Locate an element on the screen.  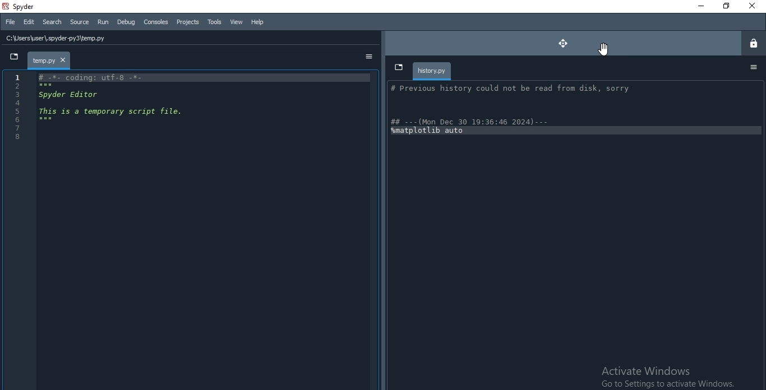
dropdown is located at coordinates (11, 57).